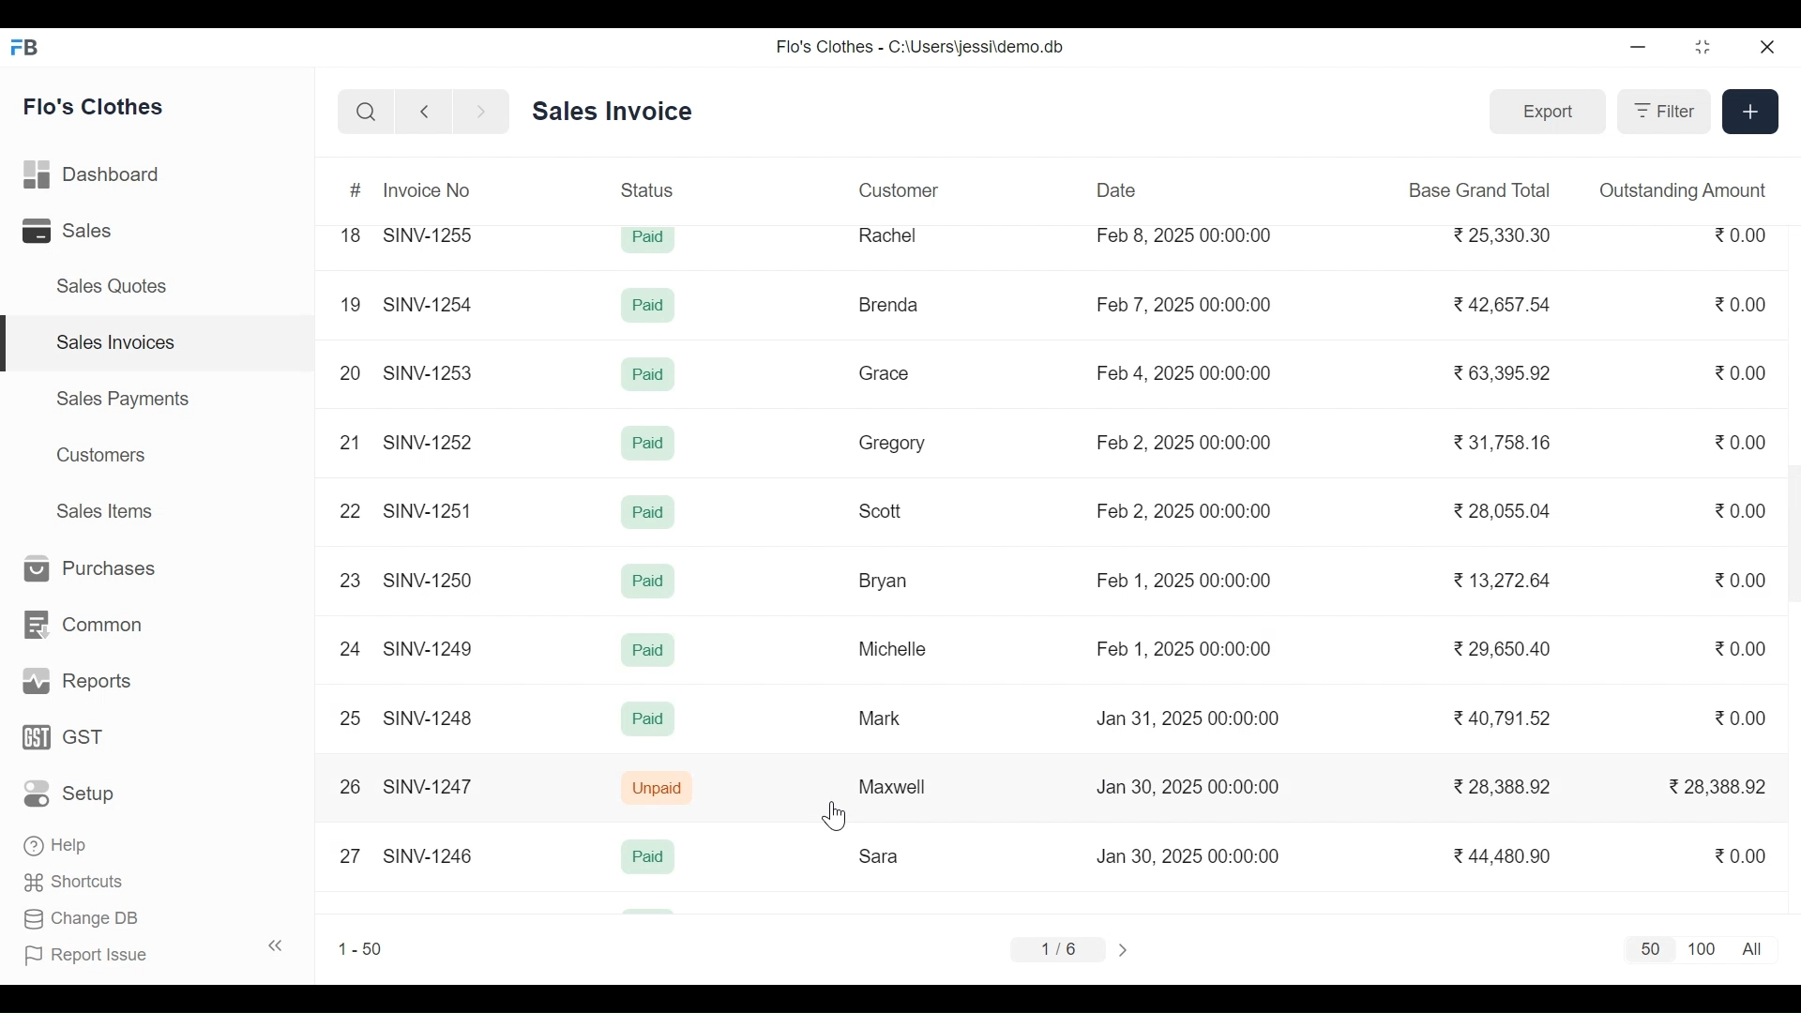  I want to click on 0.00, so click(1745, 718).